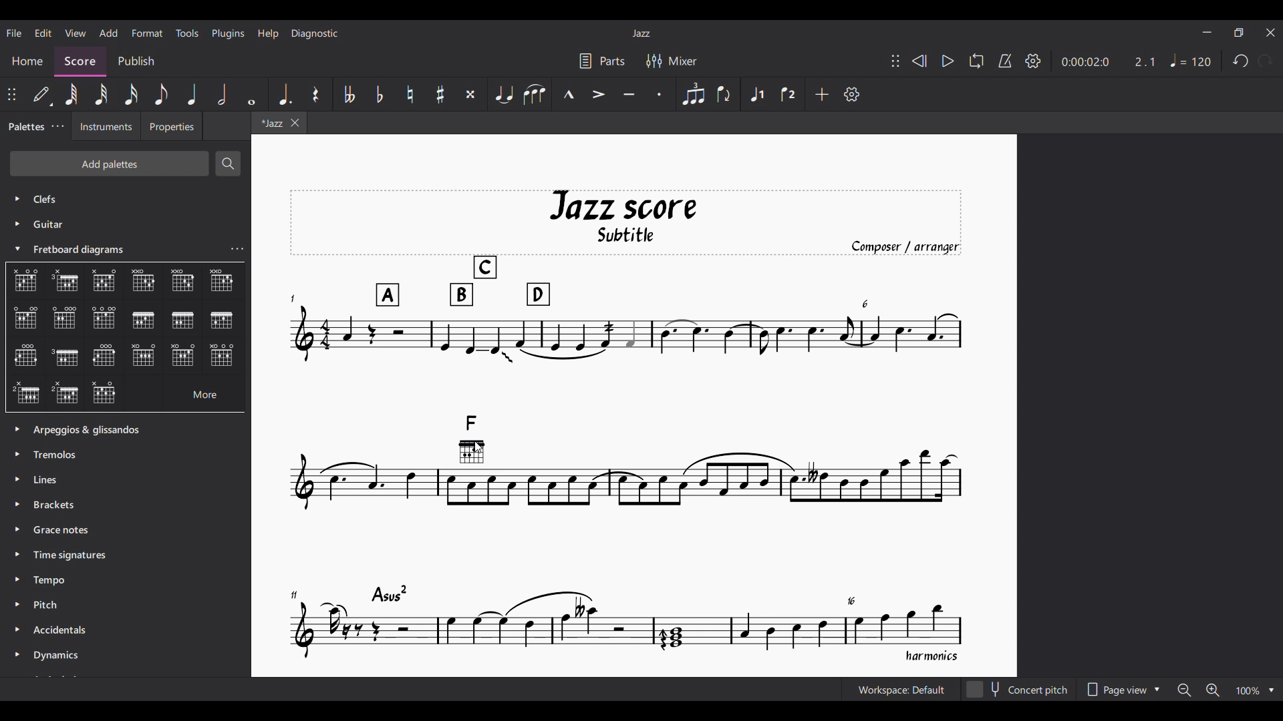 This screenshot has height=721, width=1283. What do you see at coordinates (1121, 689) in the screenshot?
I see `Page view options` at bounding box center [1121, 689].